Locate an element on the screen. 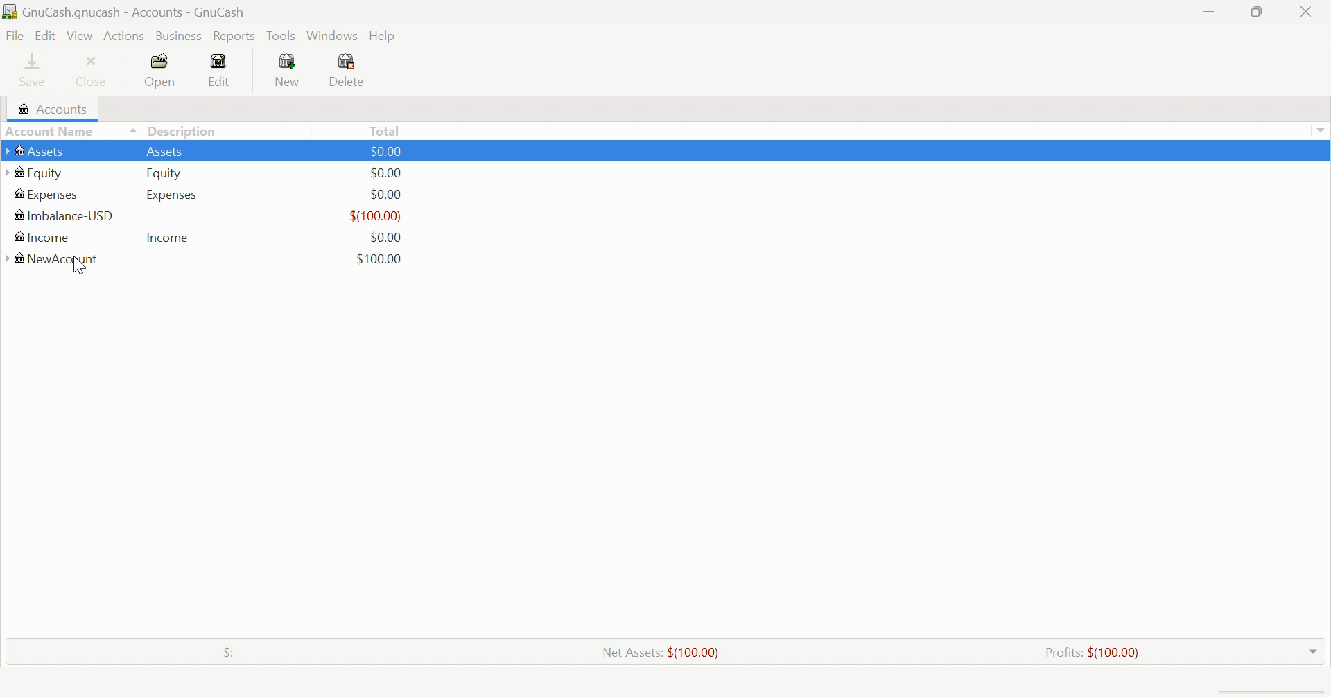  Imbalance-USD is located at coordinates (64, 215).